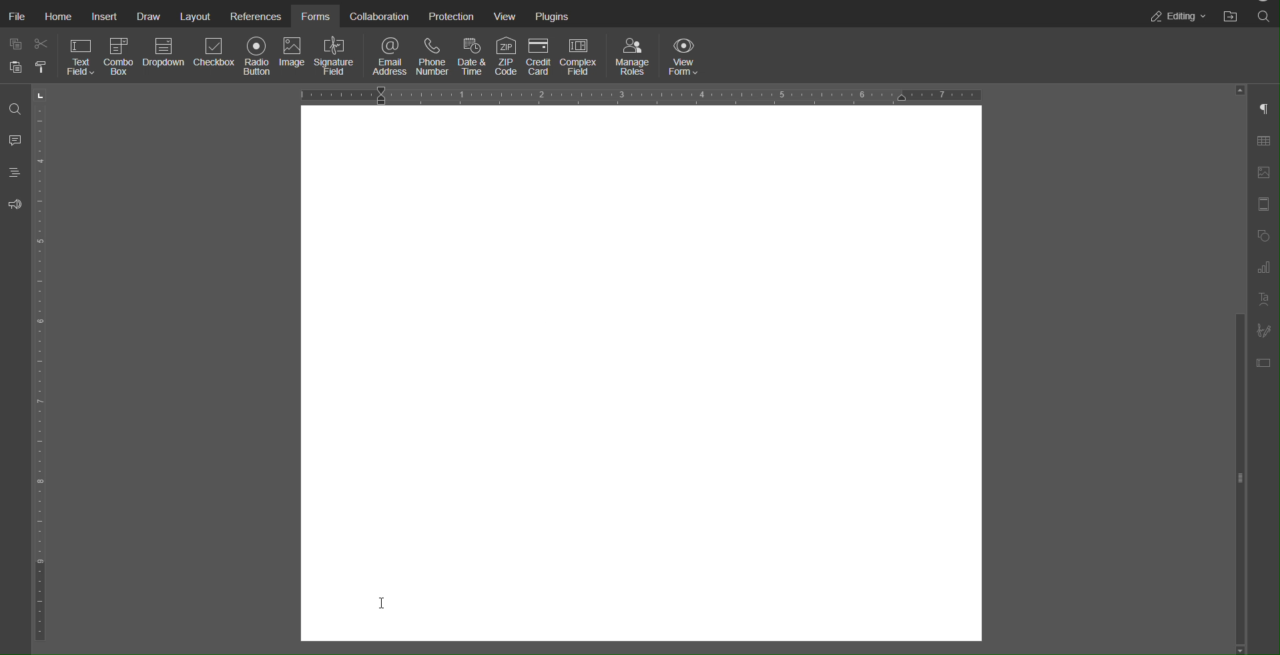  What do you see at coordinates (15, 205) in the screenshot?
I see `Feedback and Support` at bounding box center [15, 205].